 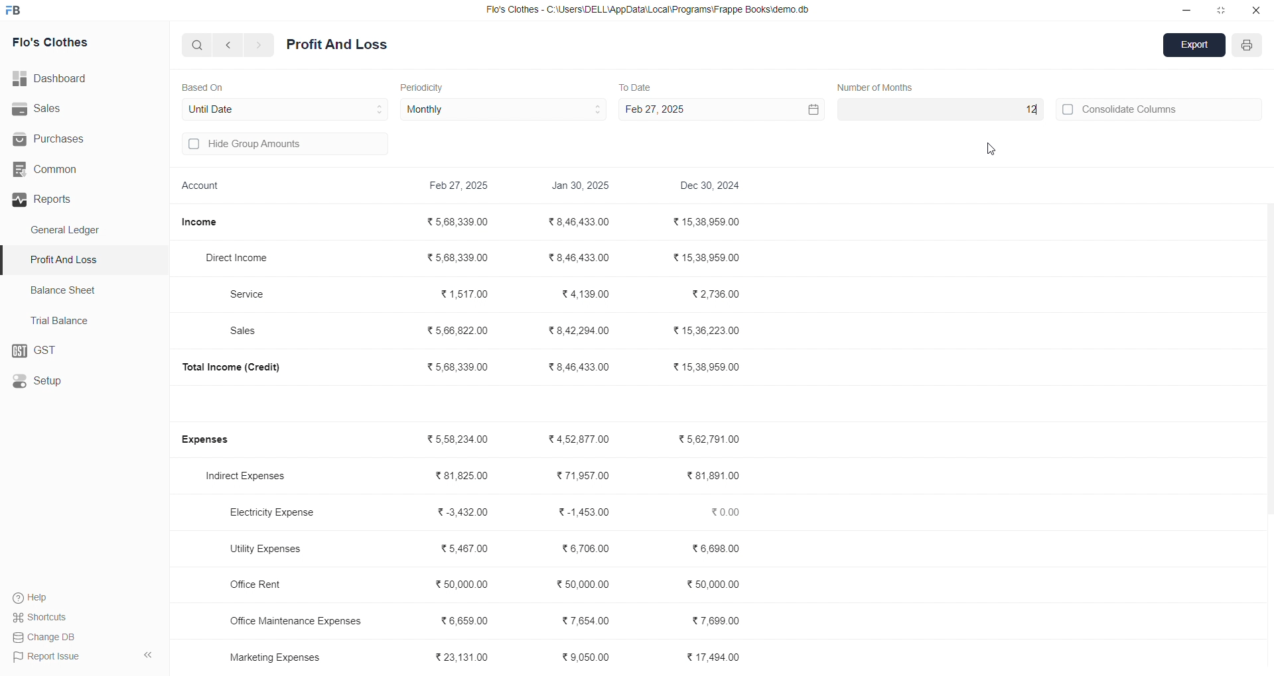 What do you see at coordinates (994, 151) in the screenshot?
I see `cursor` at bounding box center [994, 151].